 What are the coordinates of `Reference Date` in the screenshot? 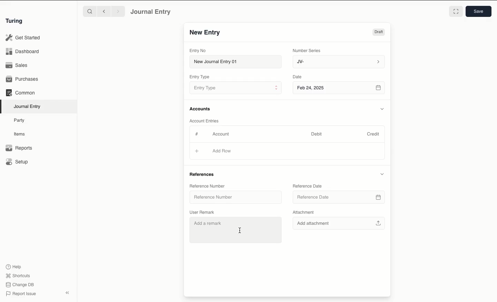 It's located at (307, 186).